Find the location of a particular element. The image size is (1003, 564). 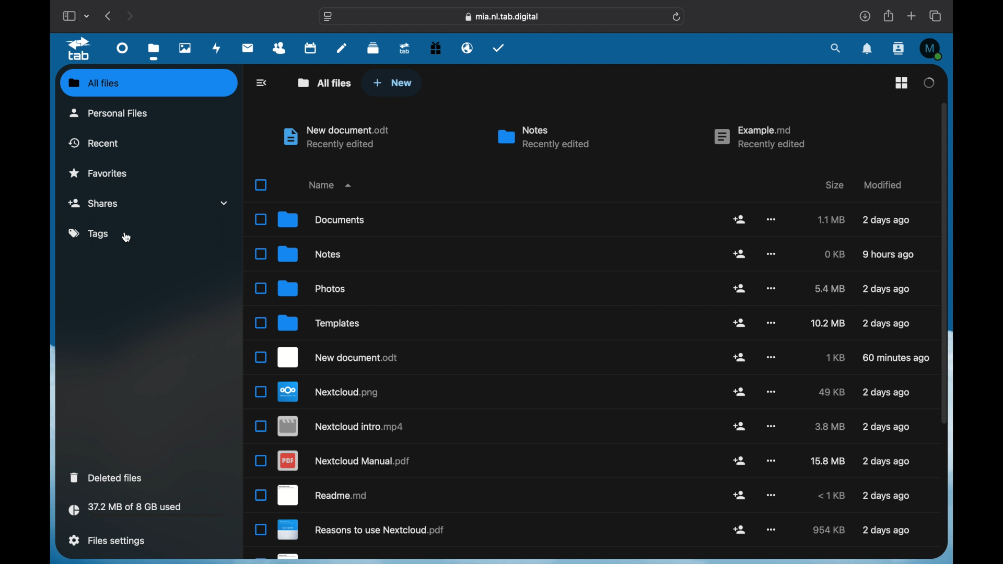

documents is located at coordinates (322, 220).